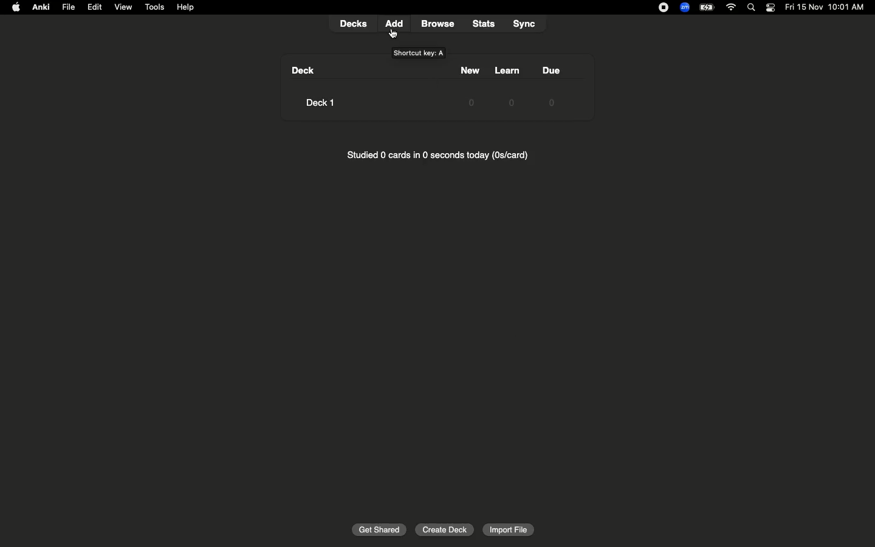 This screenshot has height=547, width=875. I want to click on Apple logo, so click(13, 9).